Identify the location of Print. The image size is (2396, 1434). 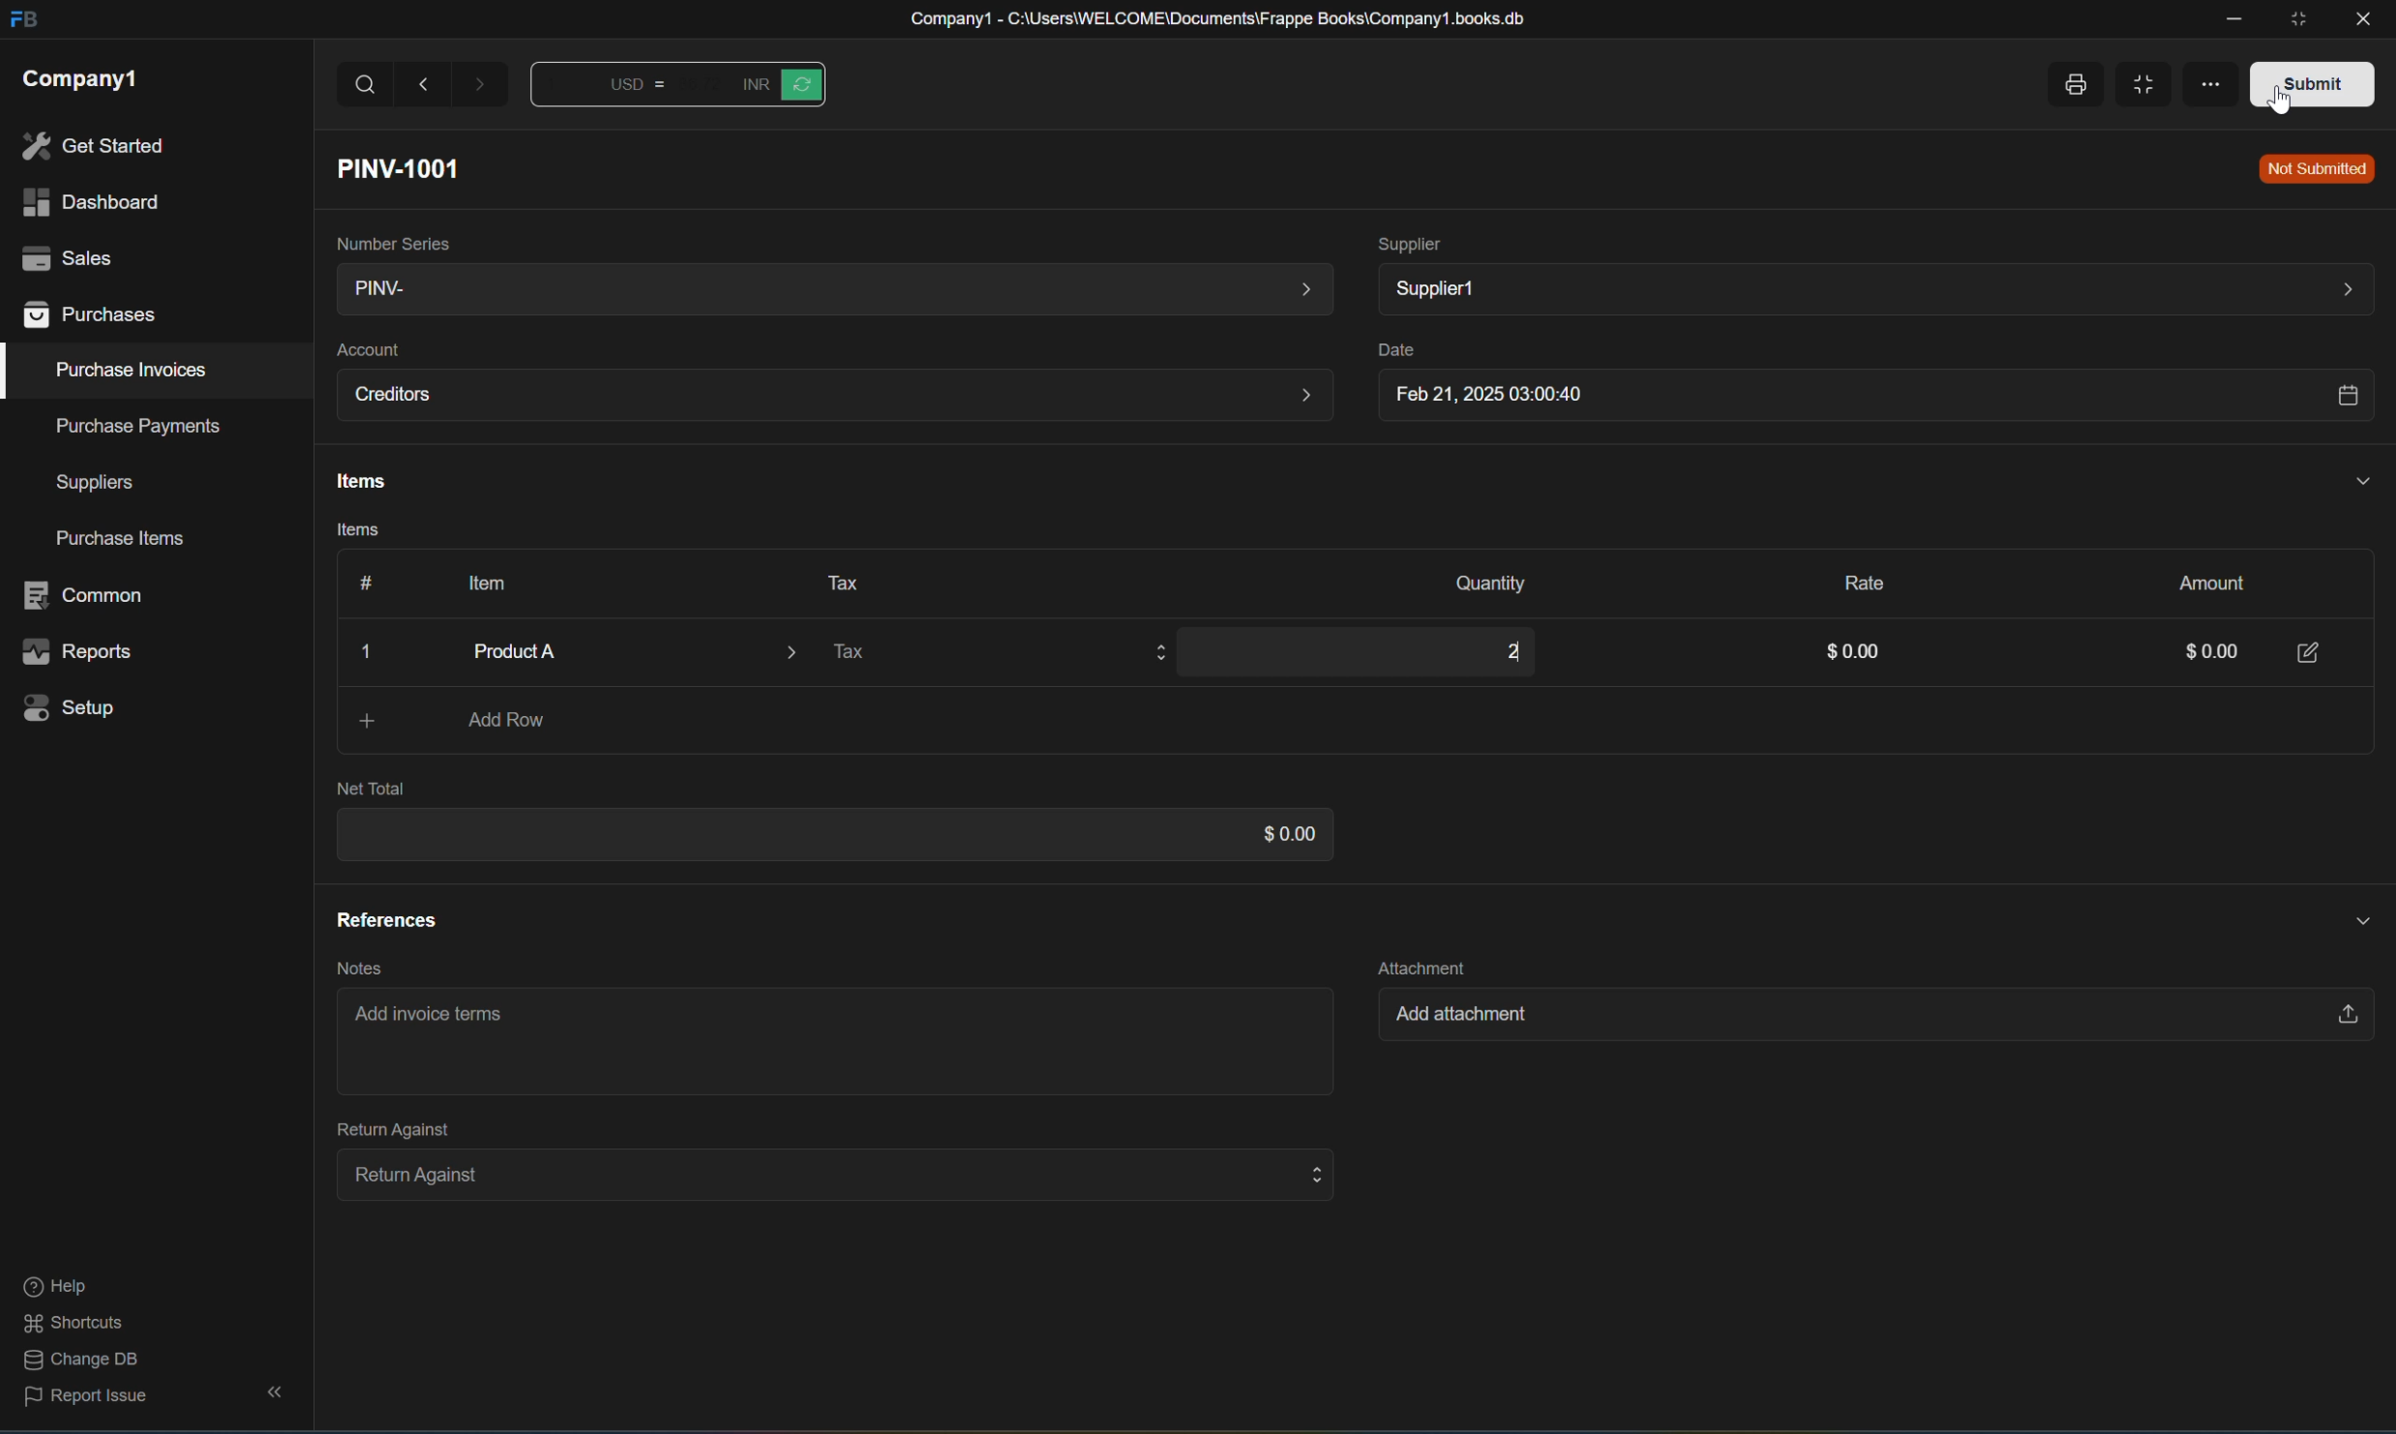
(2076, 84).